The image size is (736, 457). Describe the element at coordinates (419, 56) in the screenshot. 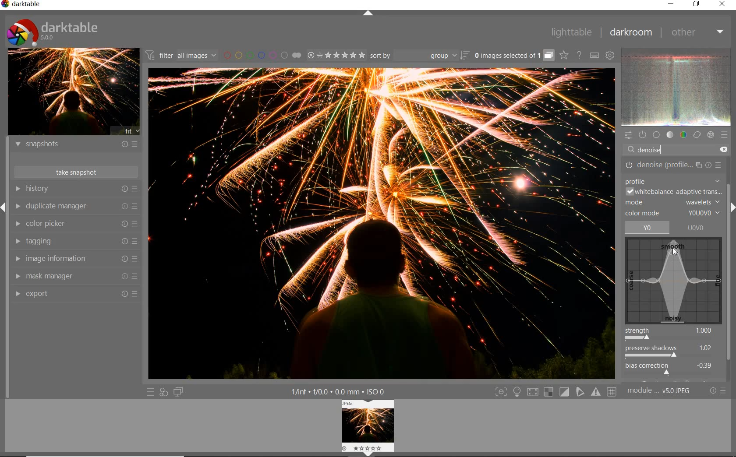

I see `sort` at that location.